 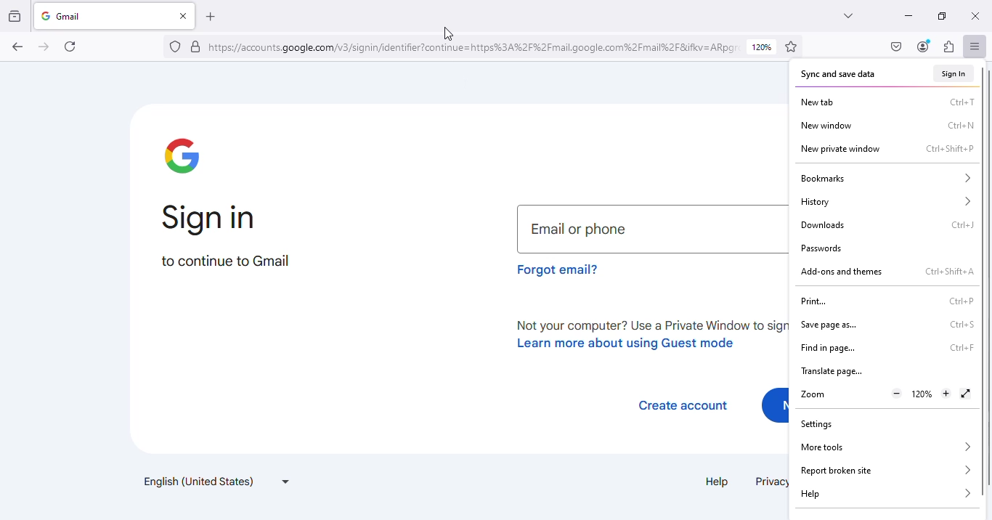 What do you see at coordinates (449, 34) in the screenshot?
I see `cursor` at bounding box center [449, 34].